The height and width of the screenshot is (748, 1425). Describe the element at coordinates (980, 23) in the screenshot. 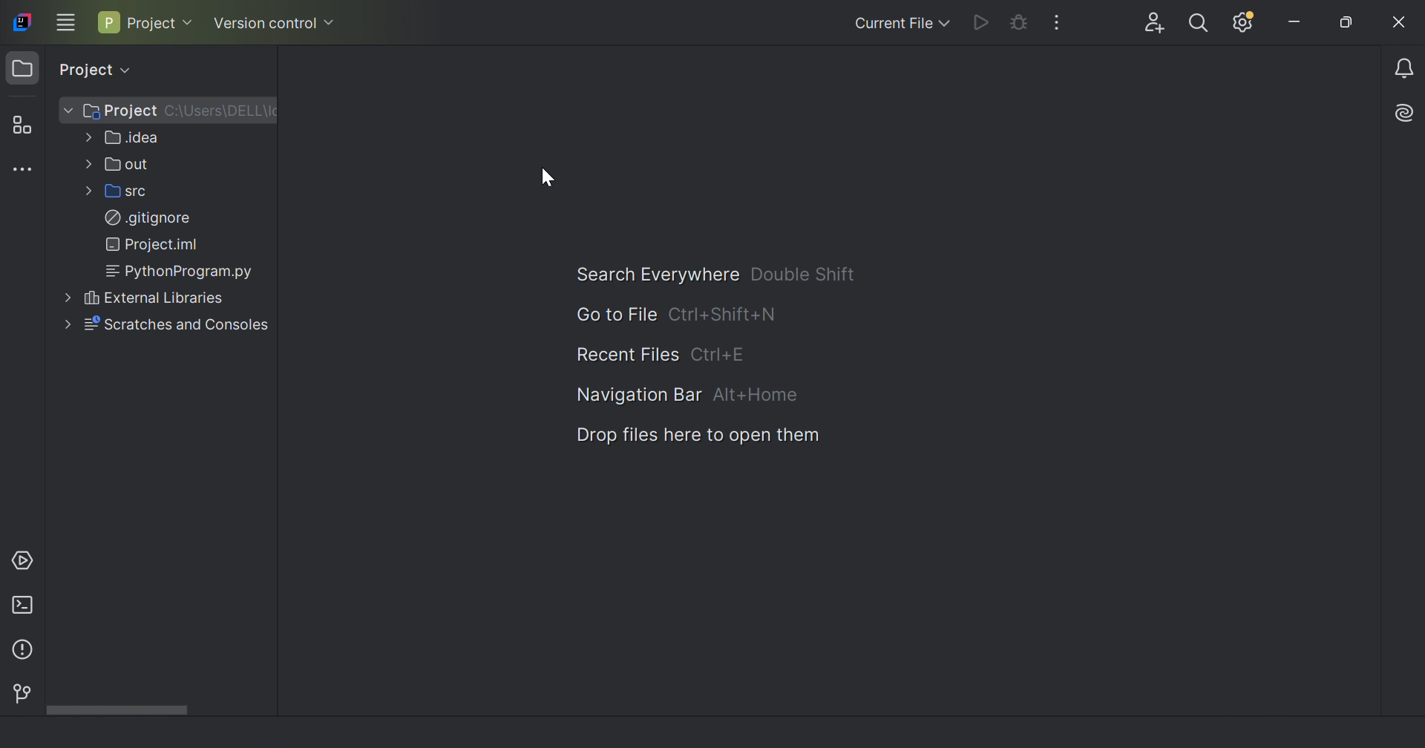

I see `Run` at that location.